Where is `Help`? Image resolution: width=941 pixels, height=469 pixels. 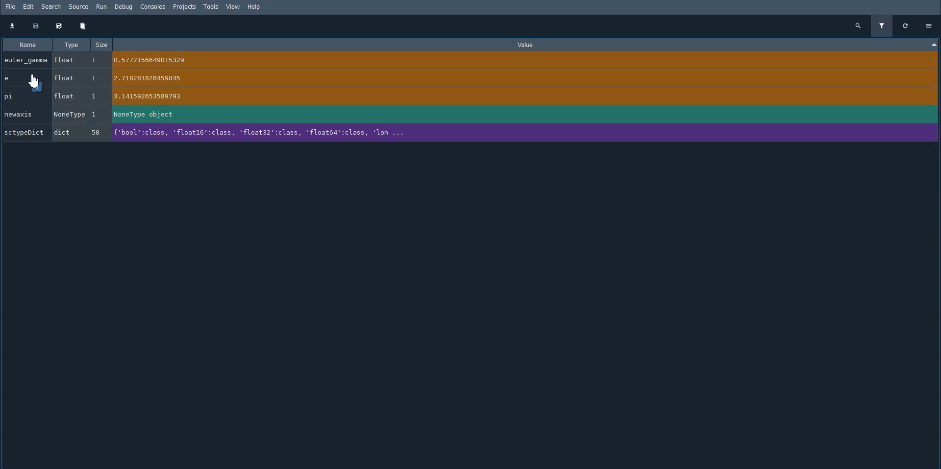
Help is located at coordinates (254, 7).